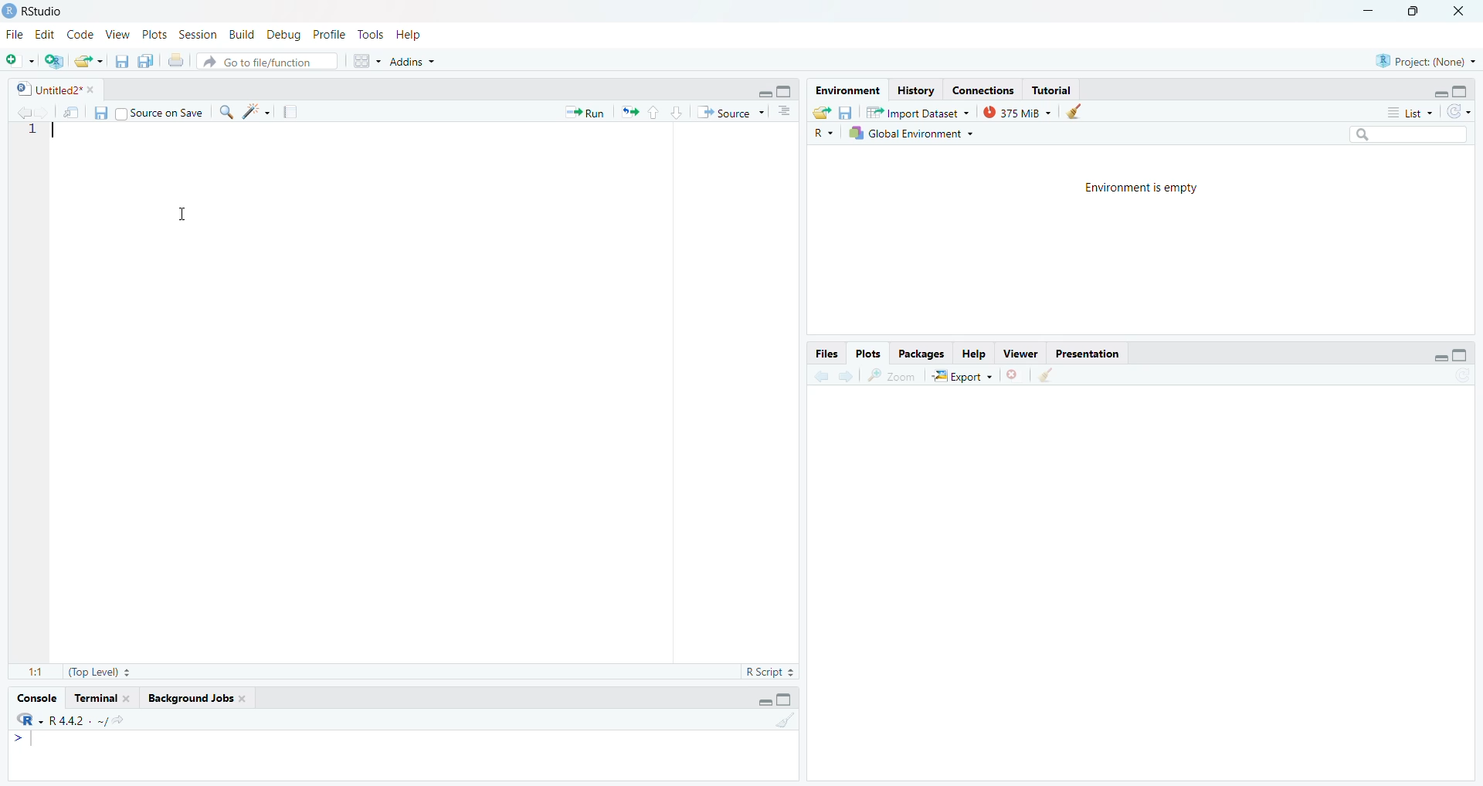  What do you see at coordinates (184, 216) in the screenshot?
I see `cursor` at bounding box center [184, 216].